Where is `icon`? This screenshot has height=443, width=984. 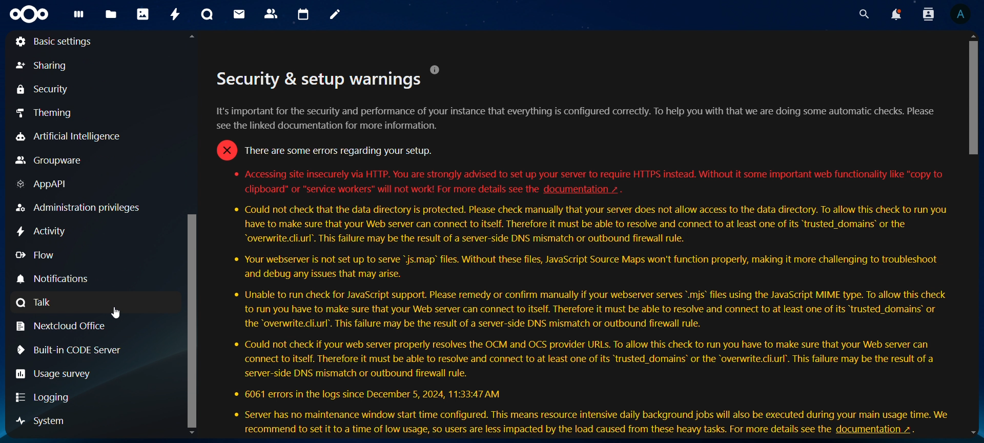
icon is located at coordinates (30, 15).